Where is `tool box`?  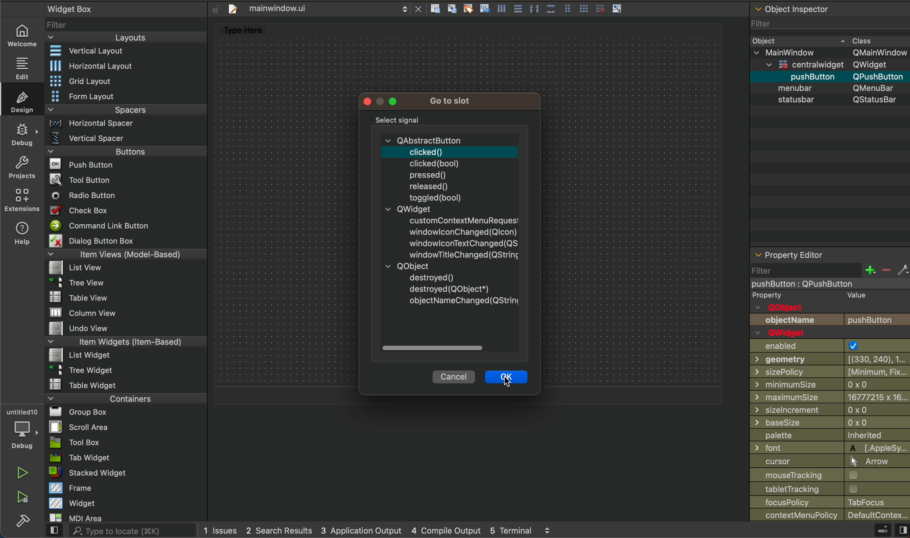 tool box is located at coordinates (124, 443).